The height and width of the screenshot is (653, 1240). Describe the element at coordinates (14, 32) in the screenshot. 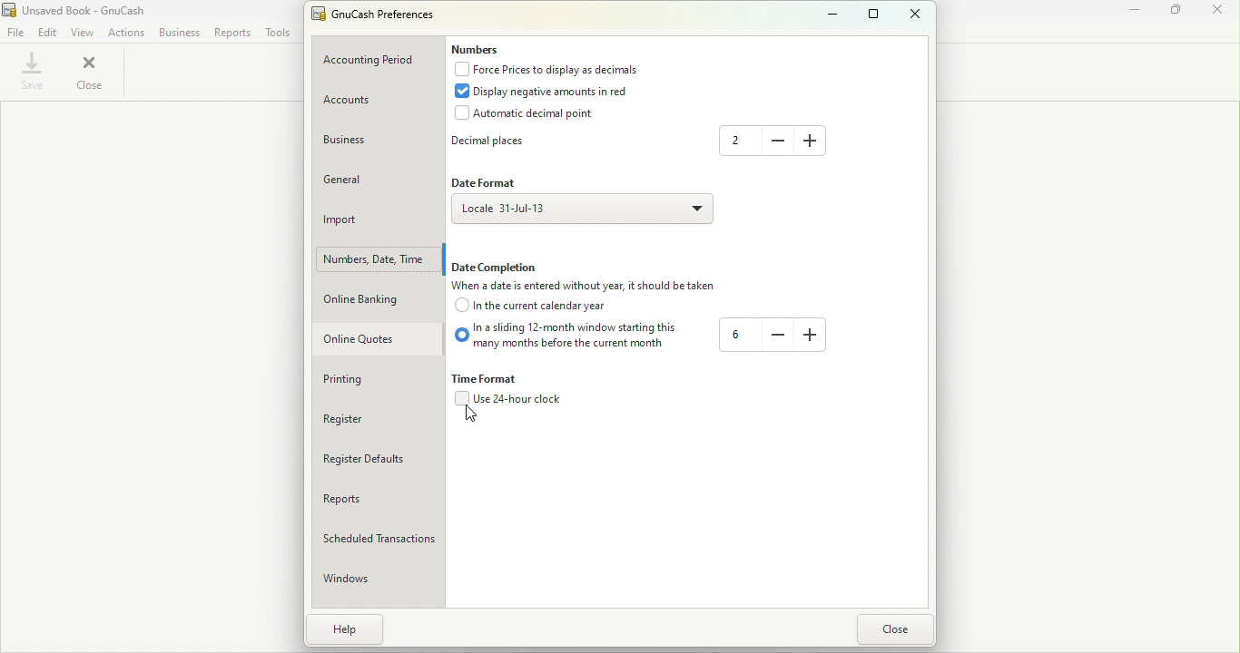

I see `File` at that location.